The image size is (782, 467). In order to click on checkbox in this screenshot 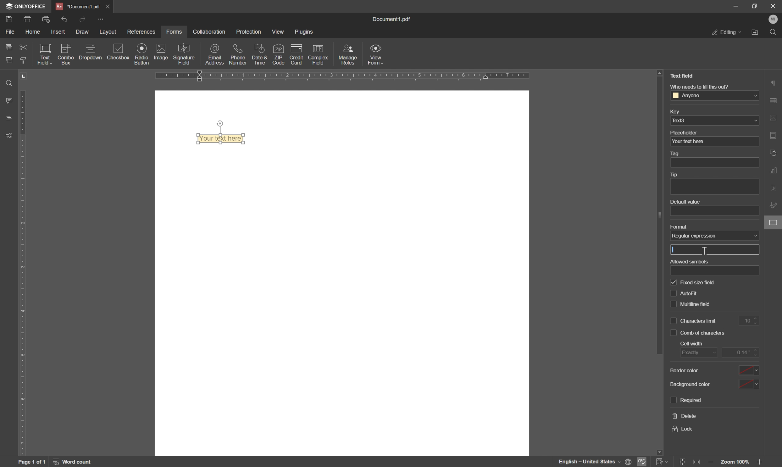, I will do `click(673, 306)`.